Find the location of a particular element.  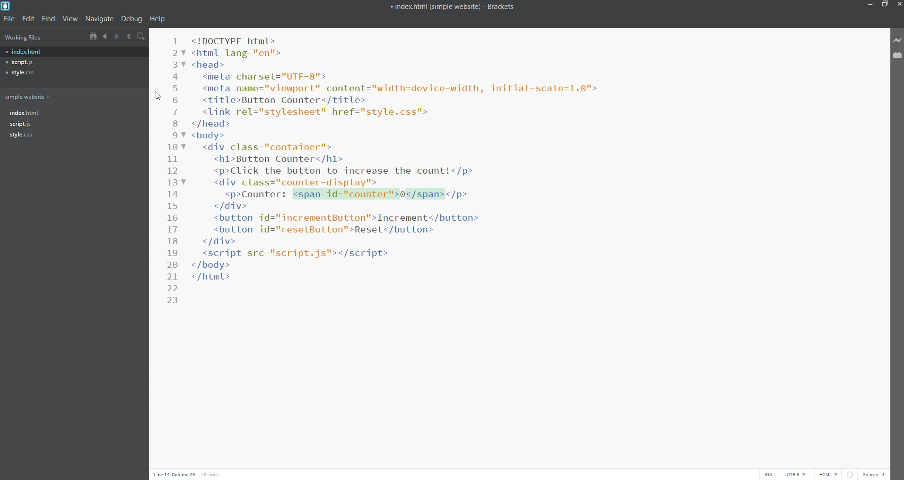

script.js is located at coordinates (73, 125).